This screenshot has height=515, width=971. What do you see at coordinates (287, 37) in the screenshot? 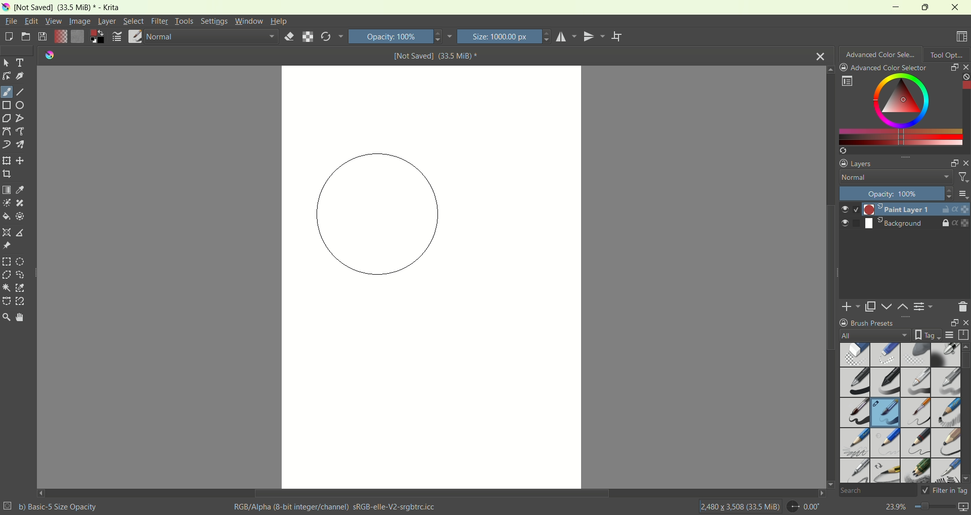
I see `eraser mode` at bounding box center [287, 37].